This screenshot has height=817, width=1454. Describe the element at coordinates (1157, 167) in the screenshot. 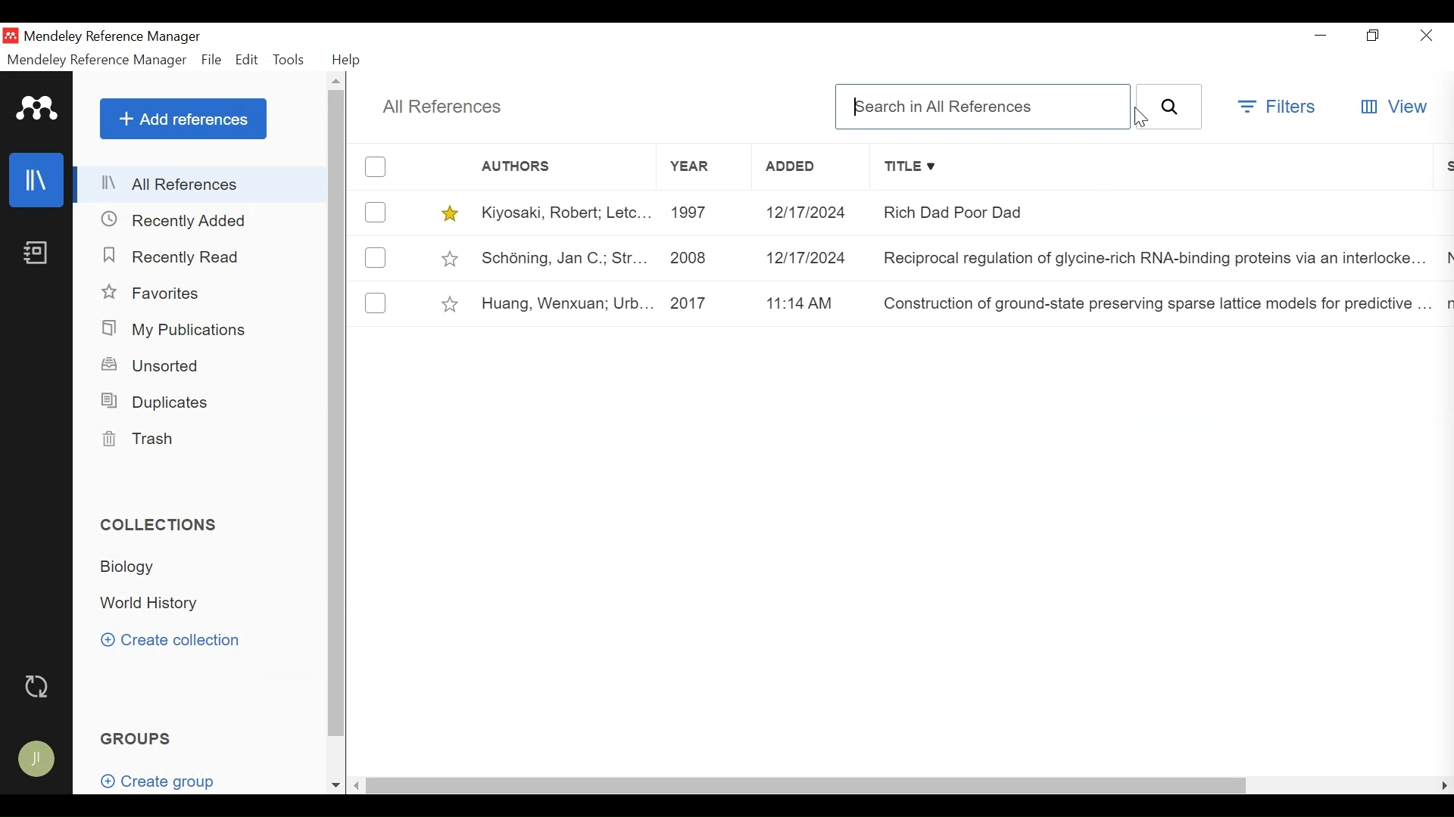

I see `Title` at that location.